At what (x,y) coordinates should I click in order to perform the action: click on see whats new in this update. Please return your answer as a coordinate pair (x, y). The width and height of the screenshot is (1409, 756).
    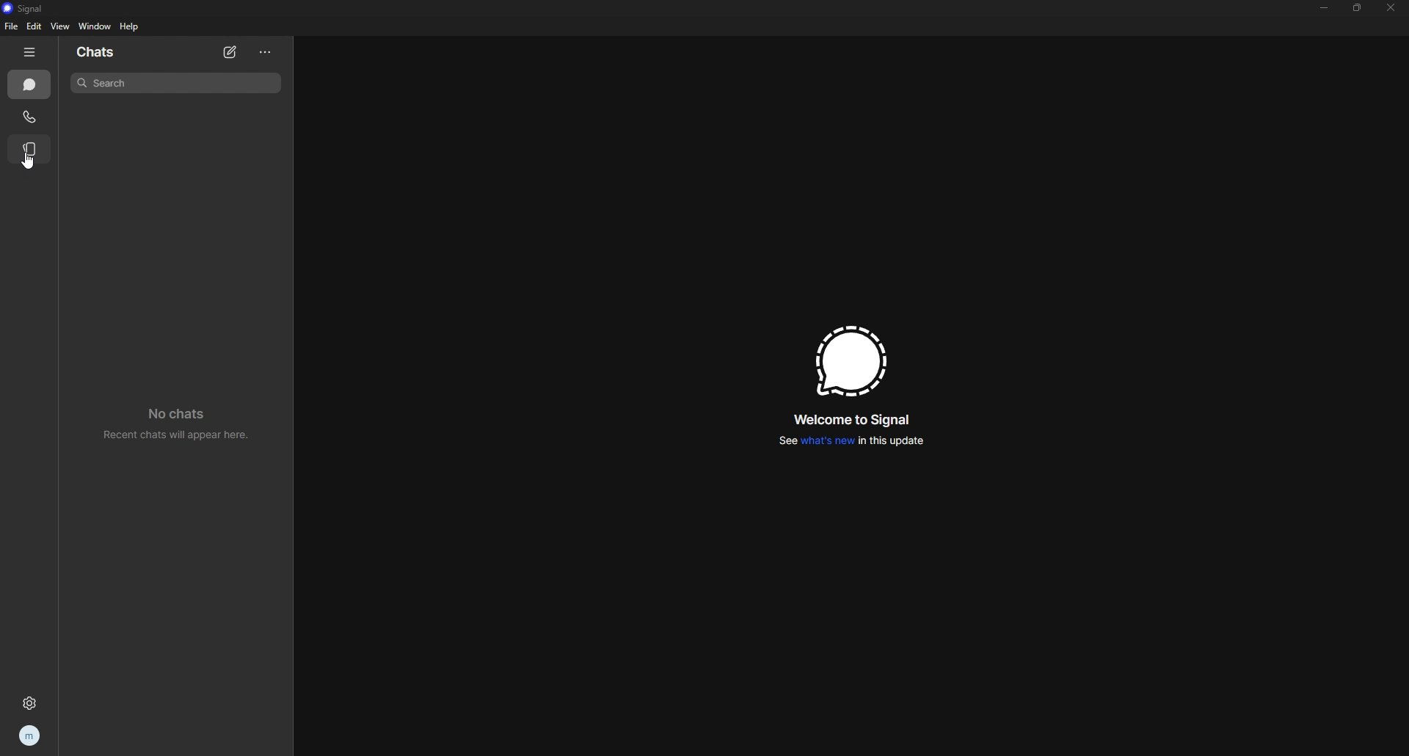
    Looking at the image, I should click on (850, 441).